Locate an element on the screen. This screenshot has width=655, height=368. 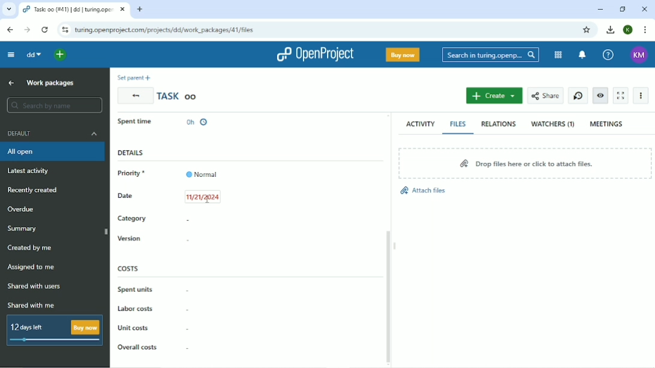
Close is located at coordinates (644, 9).